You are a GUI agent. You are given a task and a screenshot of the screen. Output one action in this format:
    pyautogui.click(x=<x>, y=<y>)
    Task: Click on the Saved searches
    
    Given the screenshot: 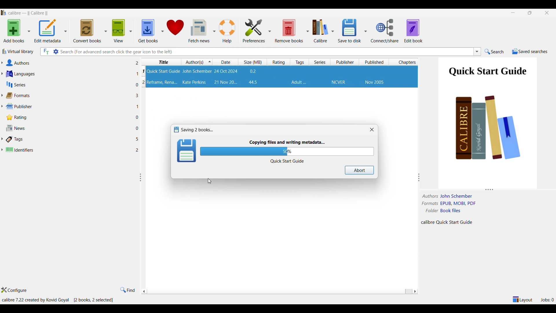 What is the action you would take?
    pyautogui.click(x=530, y=51)
    